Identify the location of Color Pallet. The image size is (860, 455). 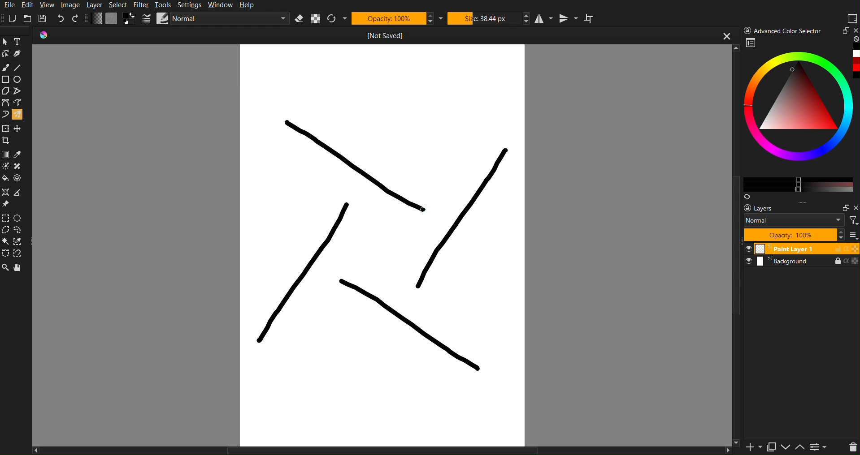
(20, 180).